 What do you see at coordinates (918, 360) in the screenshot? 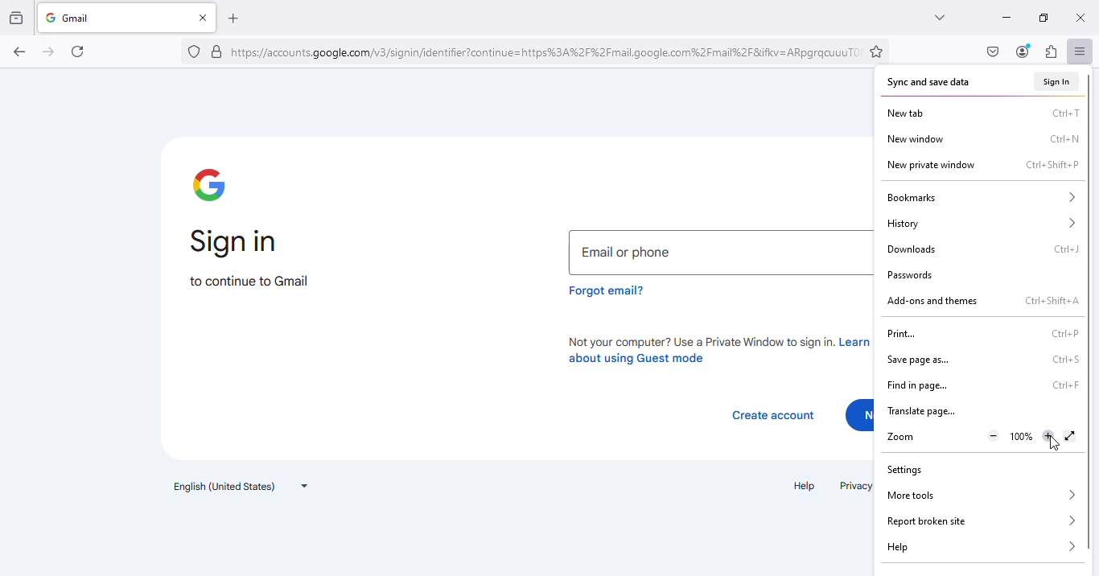
I see `save page as...` at bounding box center [918, 360].